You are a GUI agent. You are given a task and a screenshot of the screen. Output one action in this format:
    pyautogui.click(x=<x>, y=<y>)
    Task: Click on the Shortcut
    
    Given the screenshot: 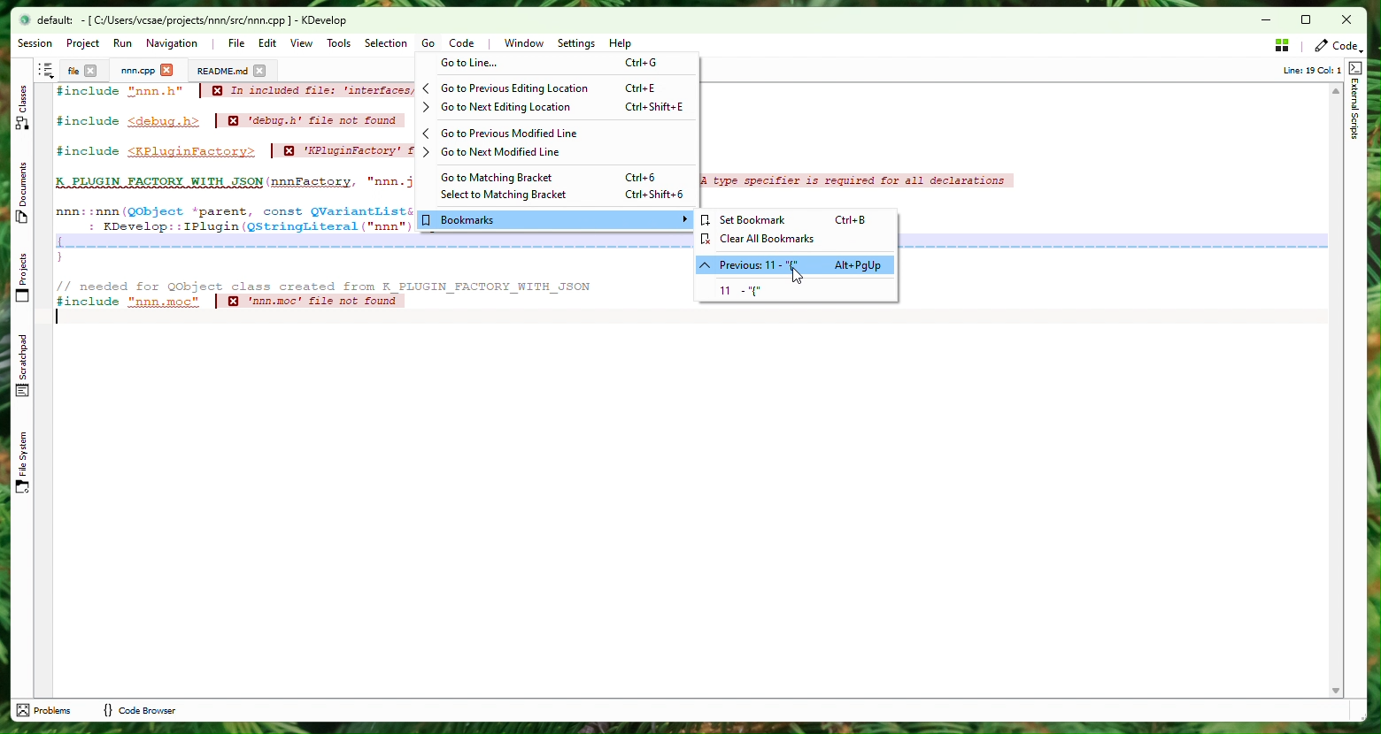 What is the action you would take?
    pyautogui.click(x=46, y=71)
    